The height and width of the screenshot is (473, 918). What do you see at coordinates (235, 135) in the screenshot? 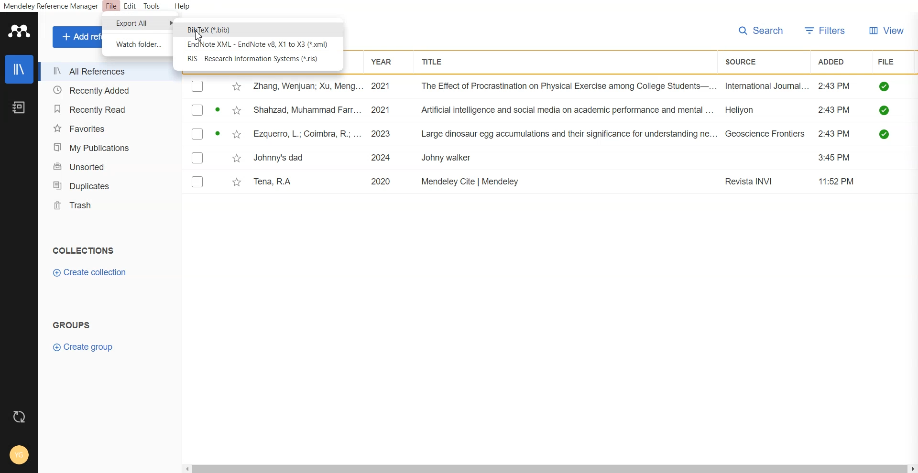
I see `star` at bounding box center [235, 135].